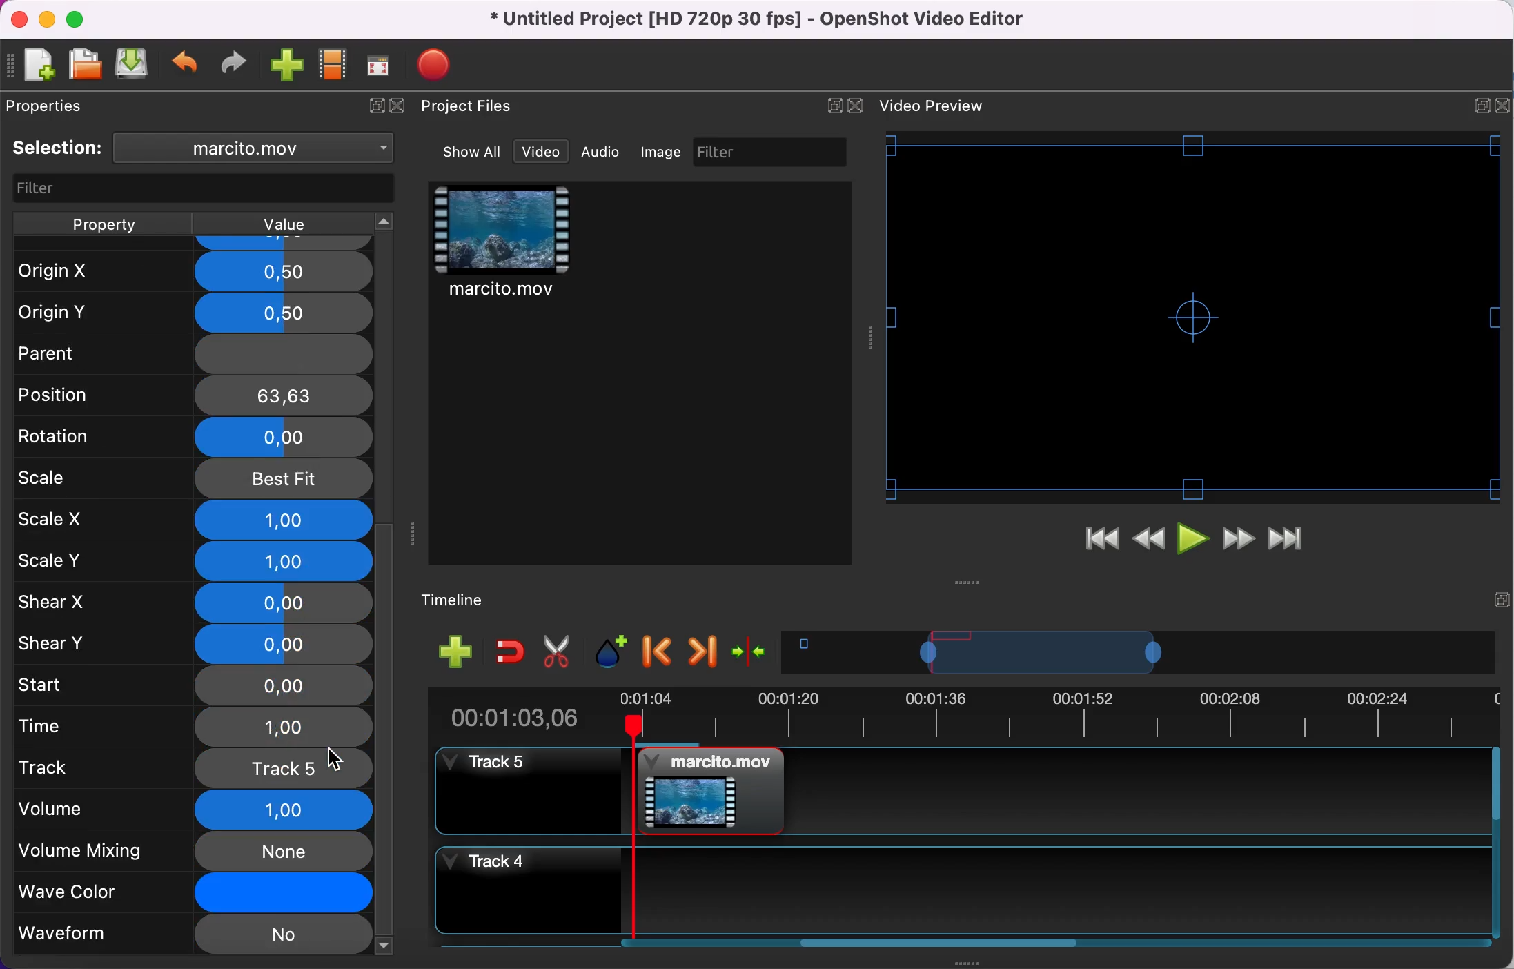 This screenshot has width=1514, height=969. What do you see at coordinates (193, 852) in the screenshot?
I see `volume mixing none` at bounding box center [193, 852].